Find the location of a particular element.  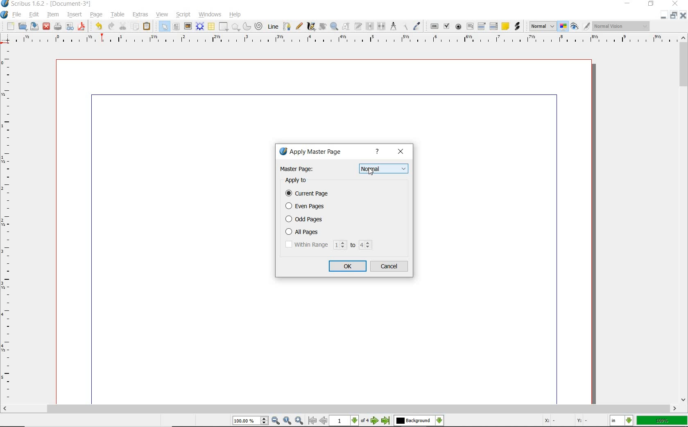

print is located at coordinates (58, 26).